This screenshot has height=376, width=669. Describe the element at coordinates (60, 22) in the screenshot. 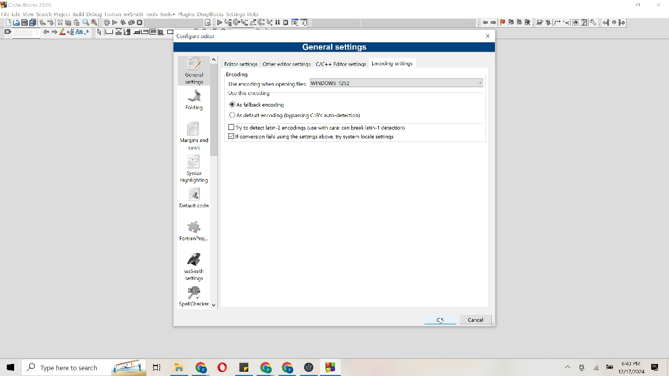

I see `Trim` at that location.